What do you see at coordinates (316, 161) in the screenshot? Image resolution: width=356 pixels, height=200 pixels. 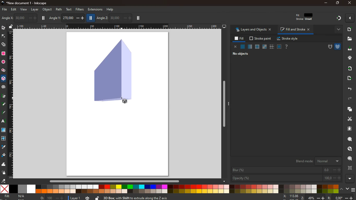 I see `blend mode` at bounding box center [316, 161].